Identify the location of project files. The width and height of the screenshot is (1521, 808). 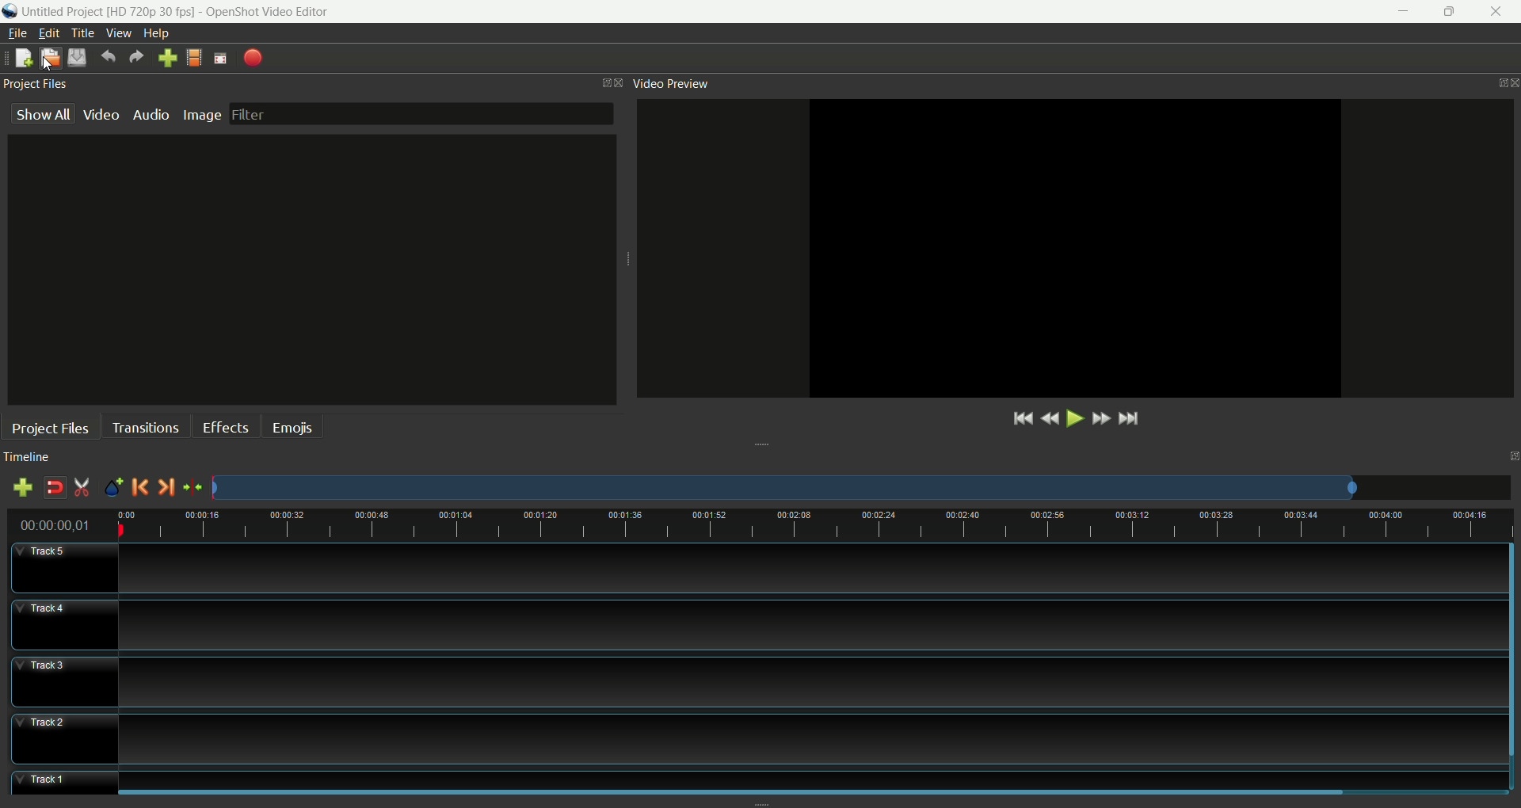
(49, 425).